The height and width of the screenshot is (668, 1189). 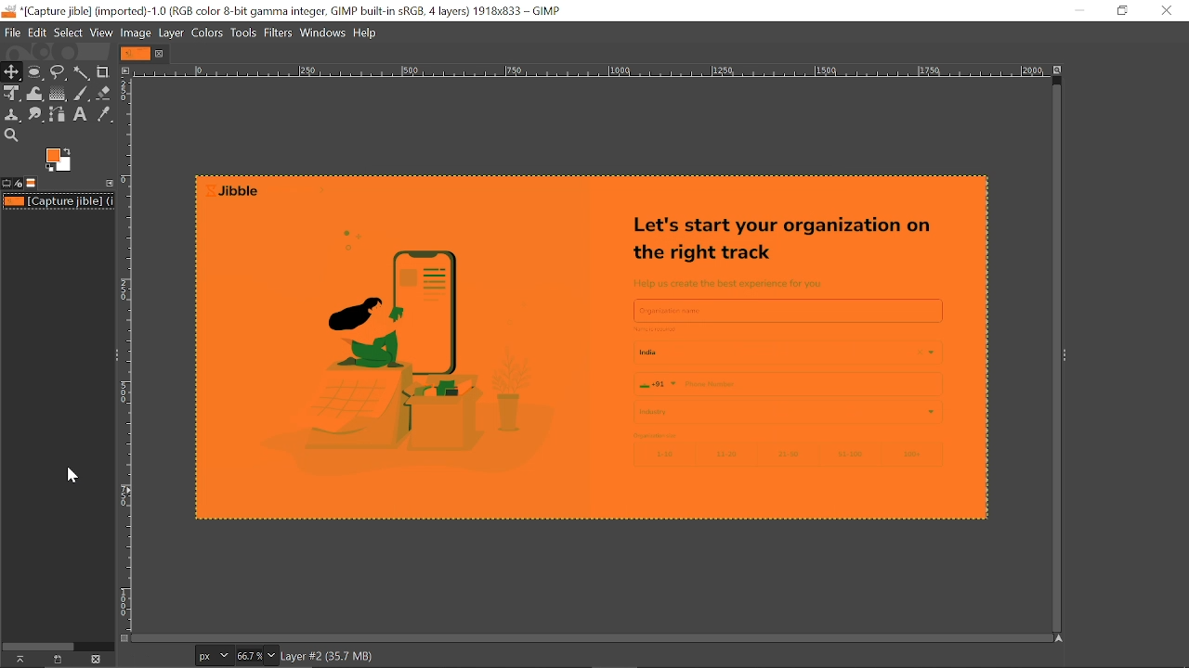 What do you see at coordinates (59, 201) in the screenshot?
I see `Current image` at bounding box center [59, 201].